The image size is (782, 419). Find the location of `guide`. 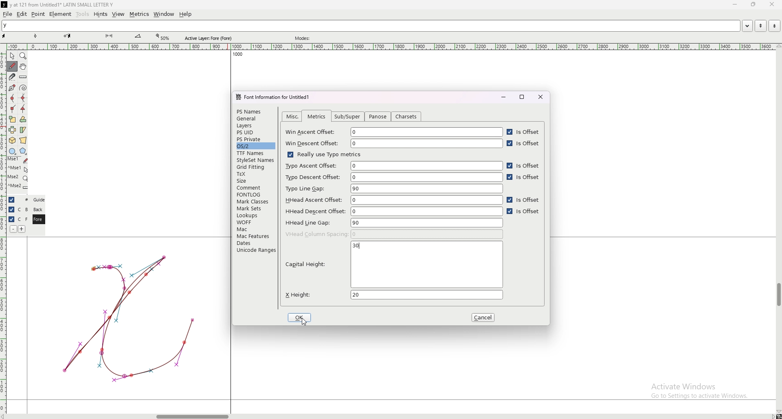

guide is located at coordinates (39, 200).